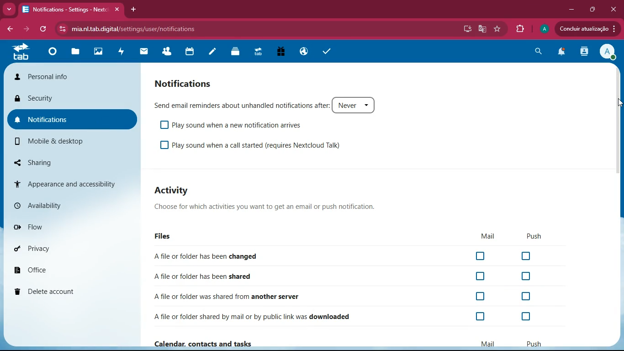 This screenshot has height=351, width=624. Describe the element at coordinates (70, 10) in the screenshot. I see `Notifications - Settings - Nextc ` at that location.